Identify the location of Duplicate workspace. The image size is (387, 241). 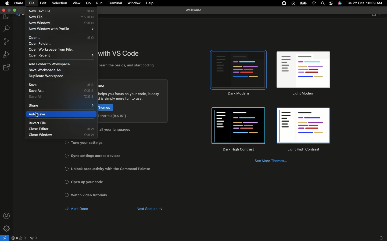
(48, 77).